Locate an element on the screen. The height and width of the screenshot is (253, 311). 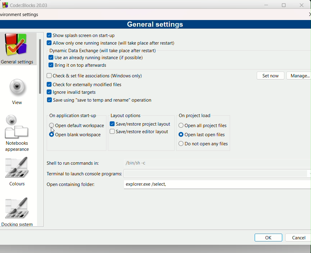
Terminal to launch console prog is located at coordinates (83, 174).